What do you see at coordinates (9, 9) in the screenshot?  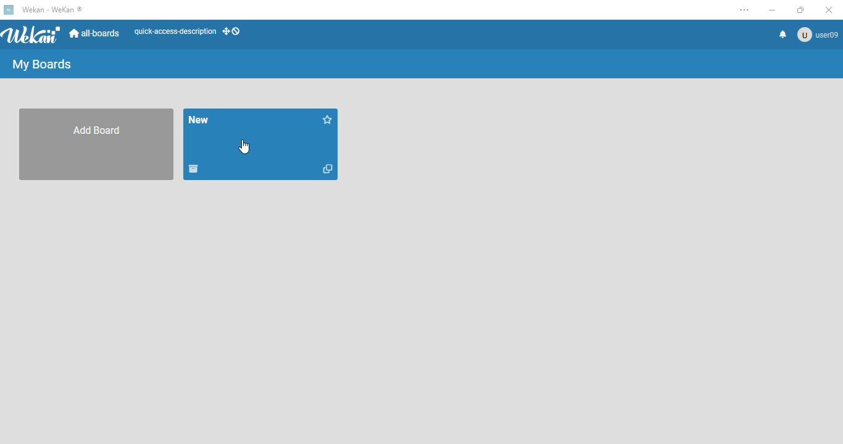 I see `logo` at bounding box center [9, 9].